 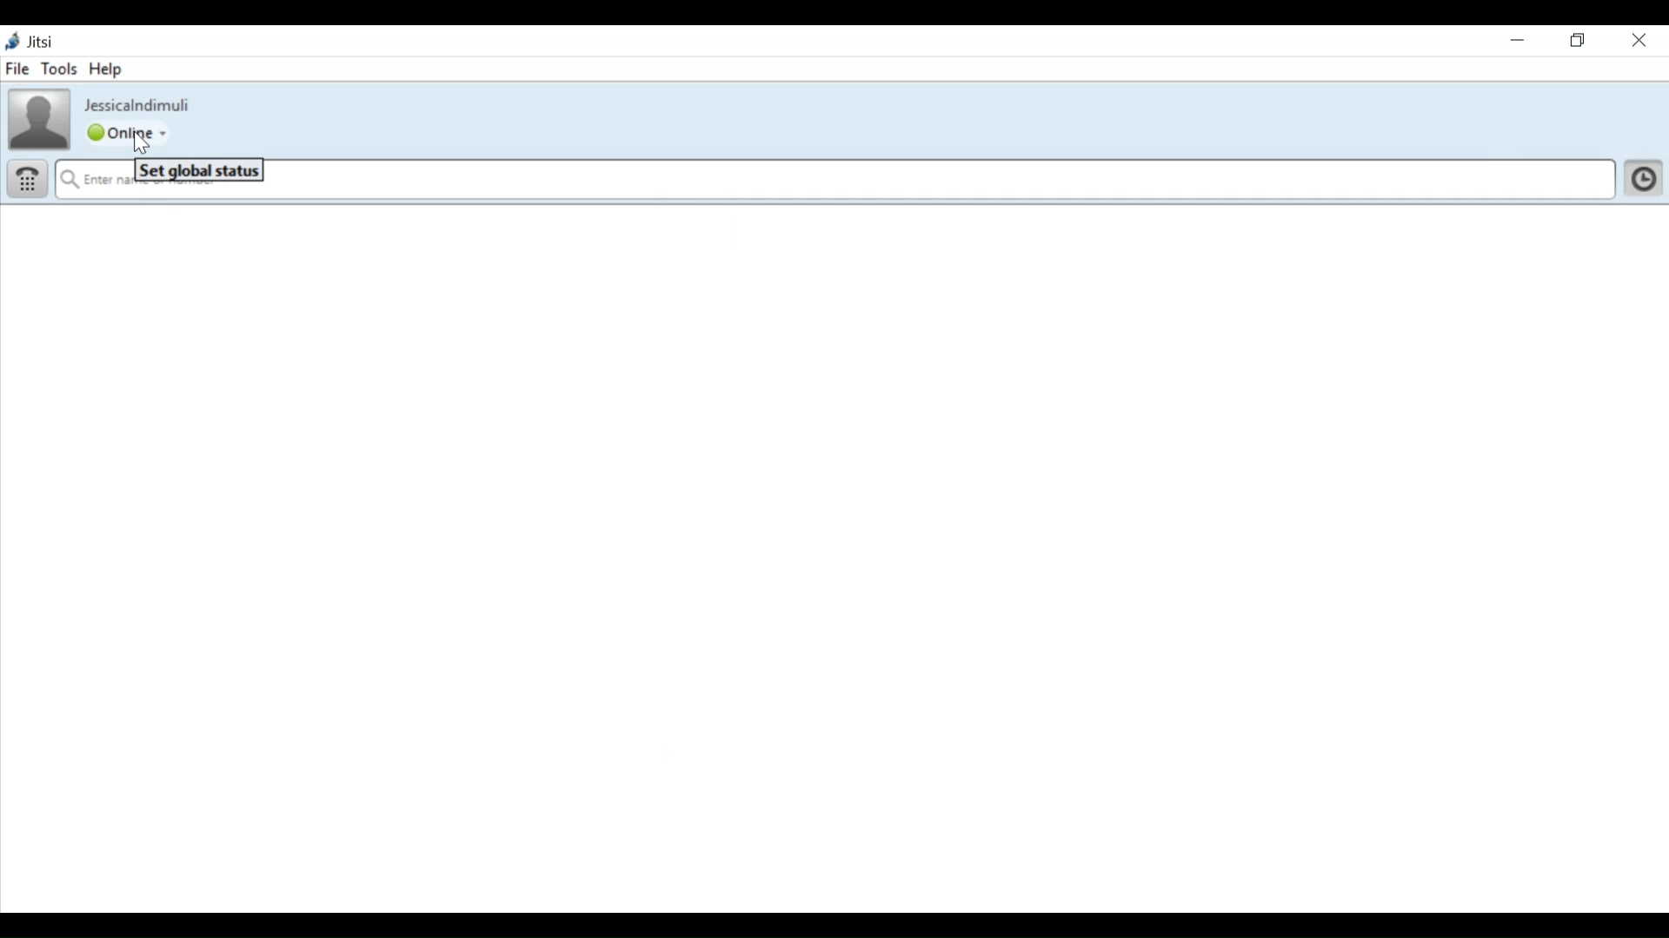 What do you see at coordinates (837, 178) in the screenshot?
I see `Enter name or number` at bounding box center [837, 178].